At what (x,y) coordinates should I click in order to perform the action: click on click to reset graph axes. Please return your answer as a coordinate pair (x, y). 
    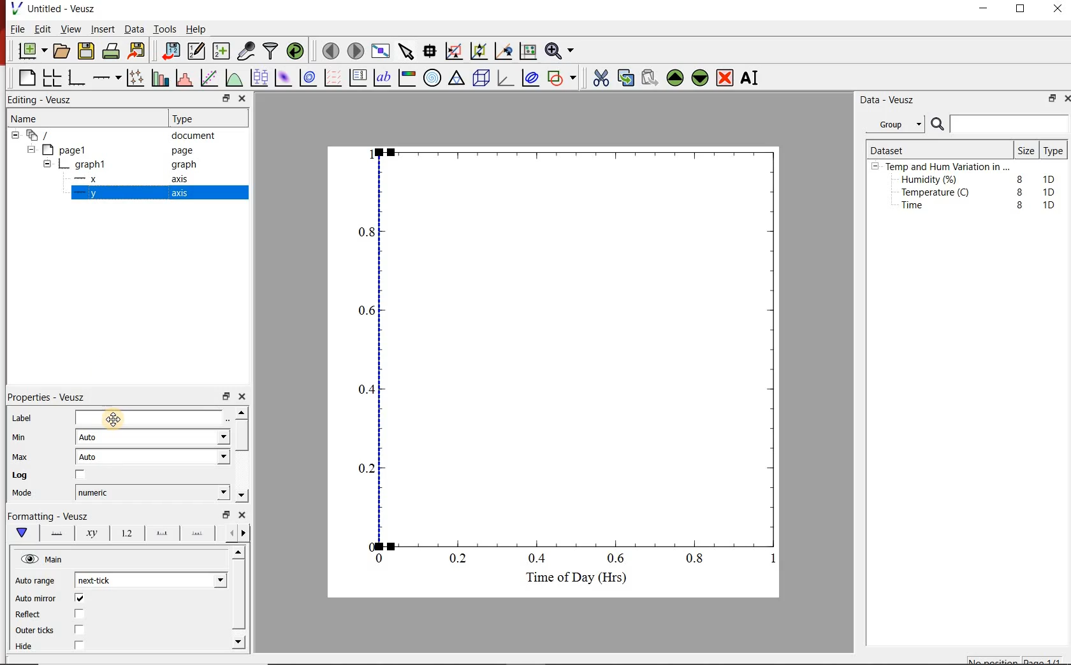
    Looking at the image, I should click on (526, 52).